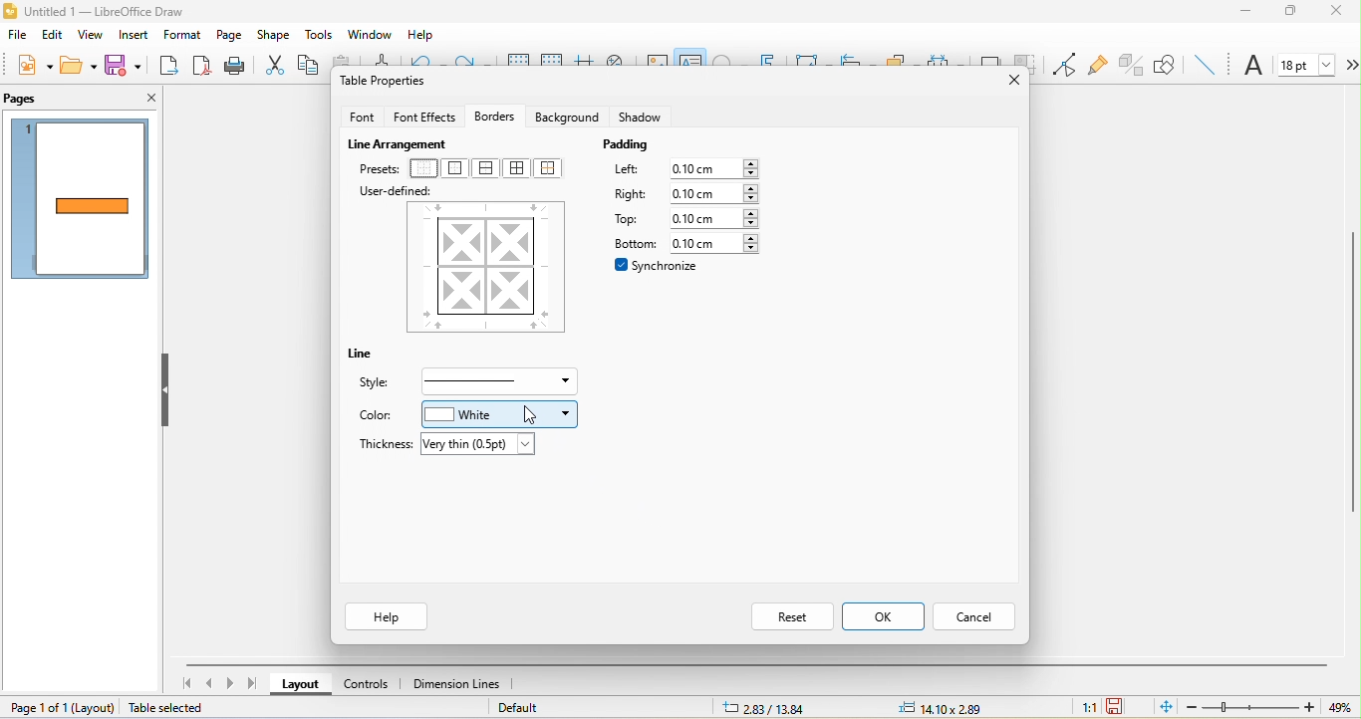 This screenshot has width=1361, height=719. What do you see at coordinates (1128, 706) in the screenshot?
I see `the document has not been modified since the last save` at bounding box center [1128, 706].